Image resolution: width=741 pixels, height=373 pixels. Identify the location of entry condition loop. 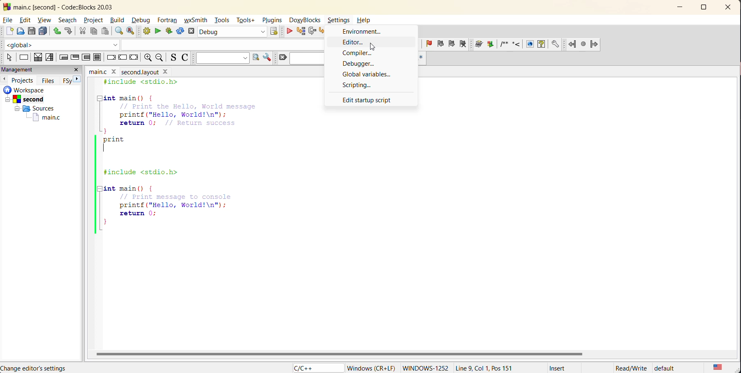
(63, 58).